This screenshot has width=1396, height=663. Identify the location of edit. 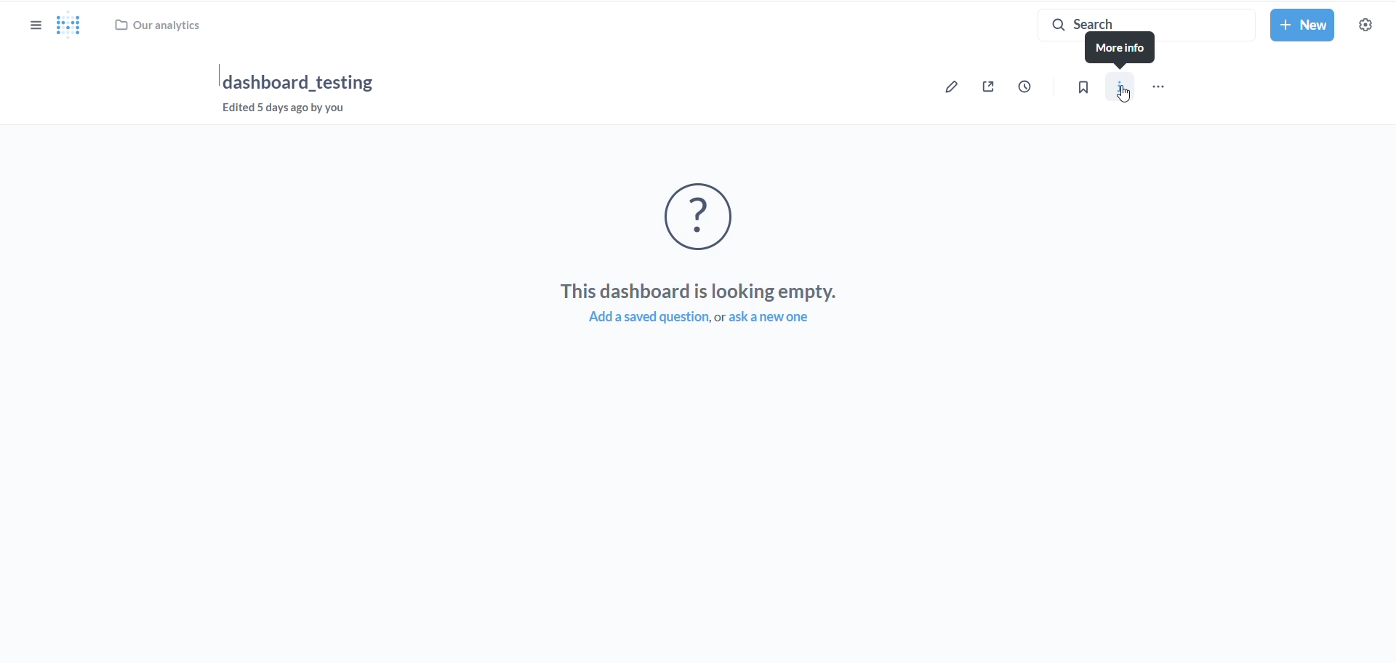
(949, 89).